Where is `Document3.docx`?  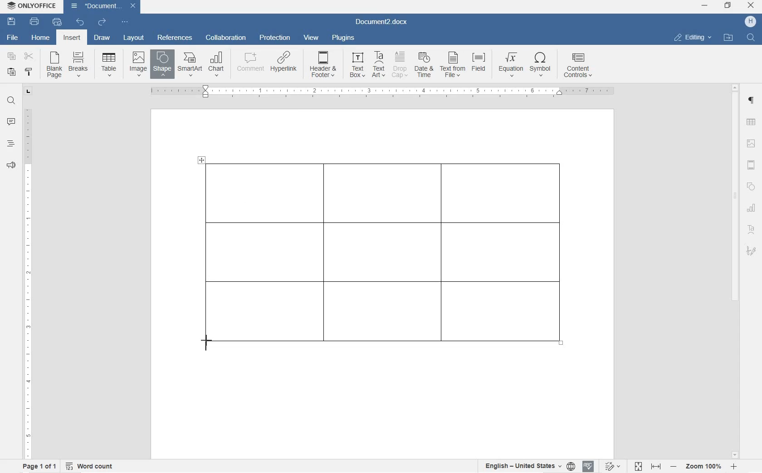
Document3.docx is located at coordinates (103, 7).